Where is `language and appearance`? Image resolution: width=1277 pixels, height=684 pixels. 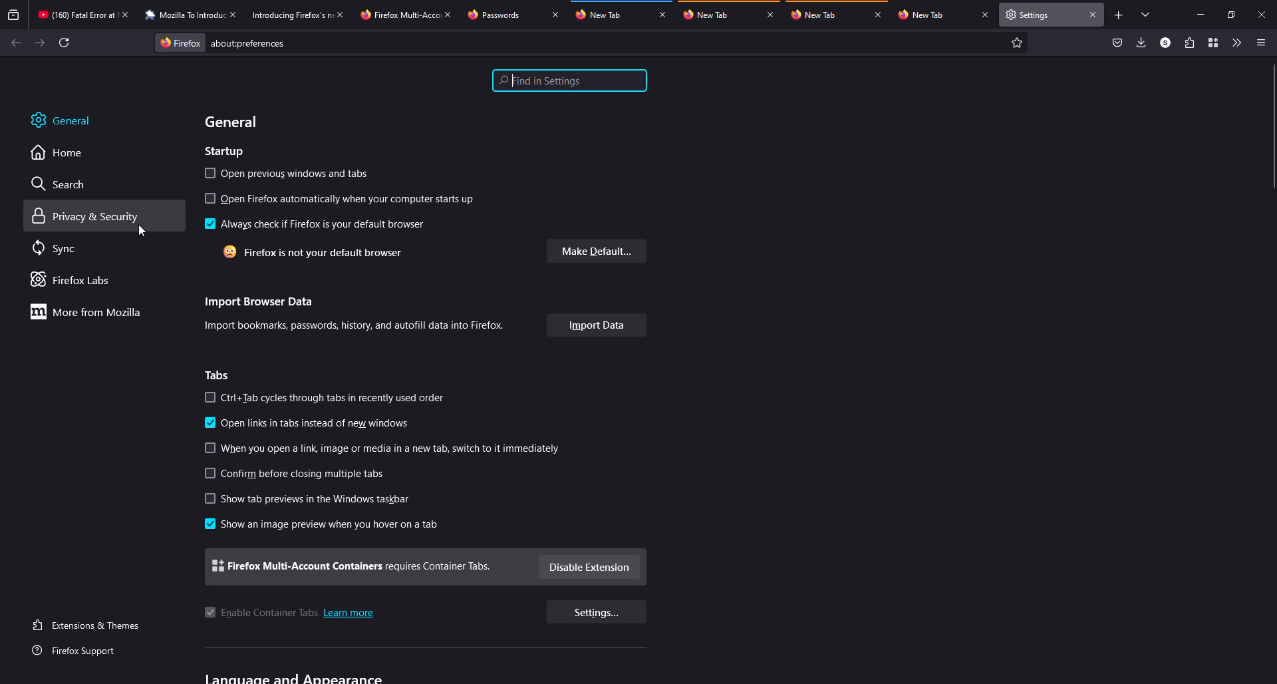 language and appearance is located at coordinates (297, 677).